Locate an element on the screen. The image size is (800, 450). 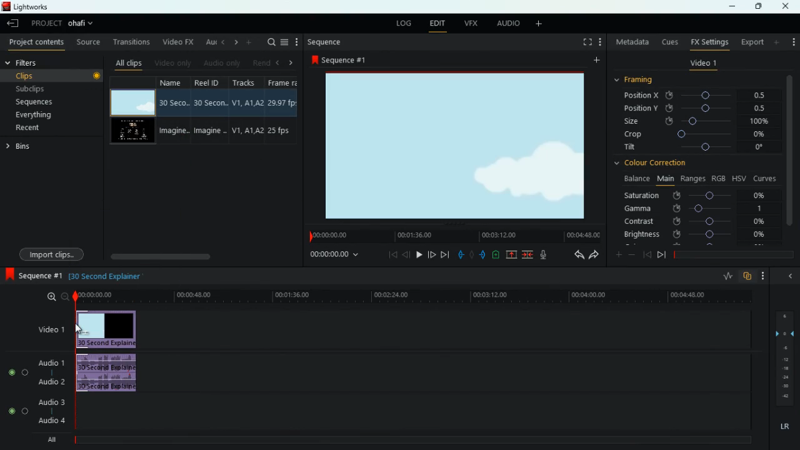
Lightworks logo is located at coordinates (6, 7).